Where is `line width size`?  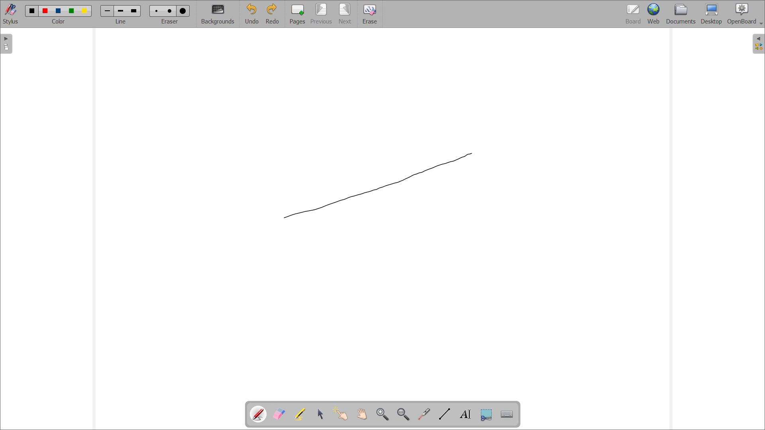 line width size is located at coordinates (134, 11).